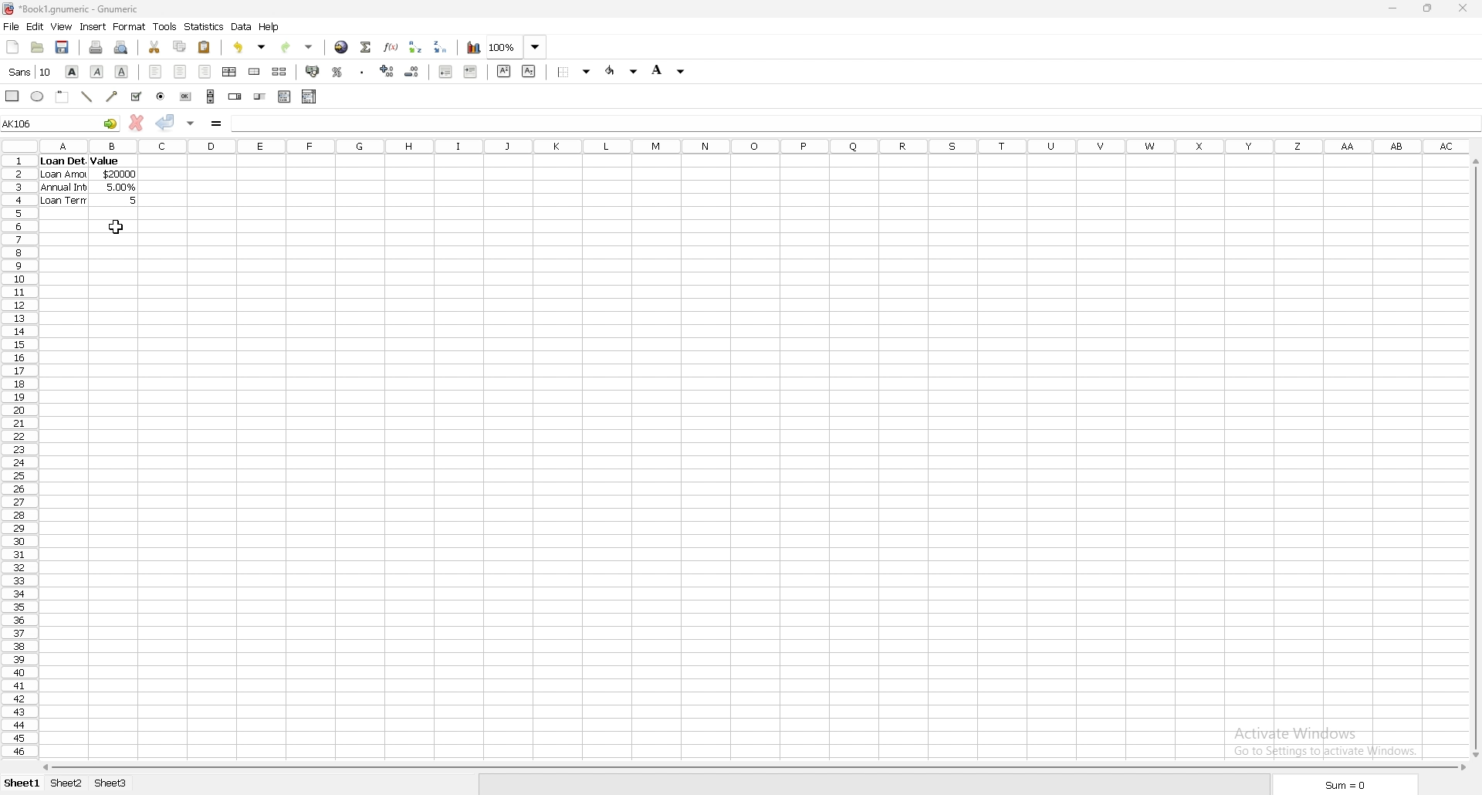 Image resolution: width=1482 pixels, height=795 pixels. Describe the element at coordinates (854, 123) in the screenshot. I see `cell input` at that location.